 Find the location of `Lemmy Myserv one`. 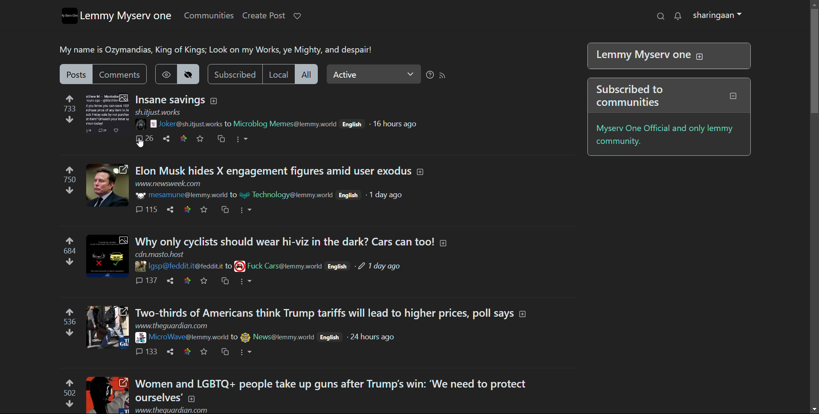

Lemmy Myserv one is located at coordinates (642, 55).